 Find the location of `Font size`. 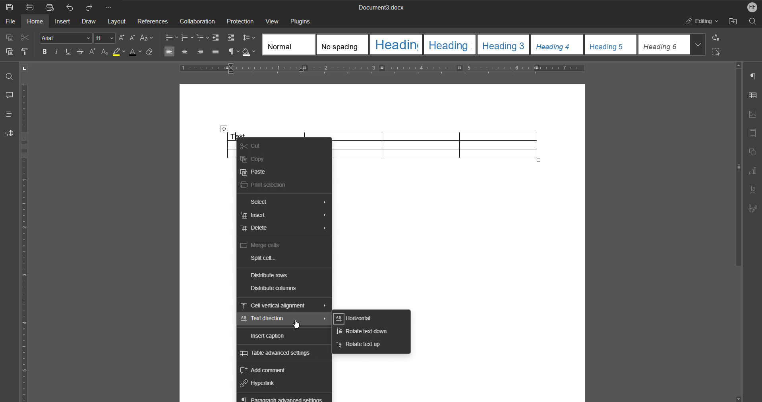

Font size is located at coordinates (128, 39).